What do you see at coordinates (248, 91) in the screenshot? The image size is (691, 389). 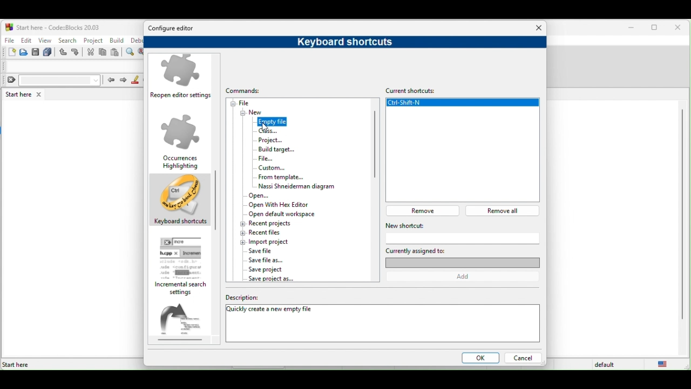 I see `Commands:` at bounding box center [248, 91].